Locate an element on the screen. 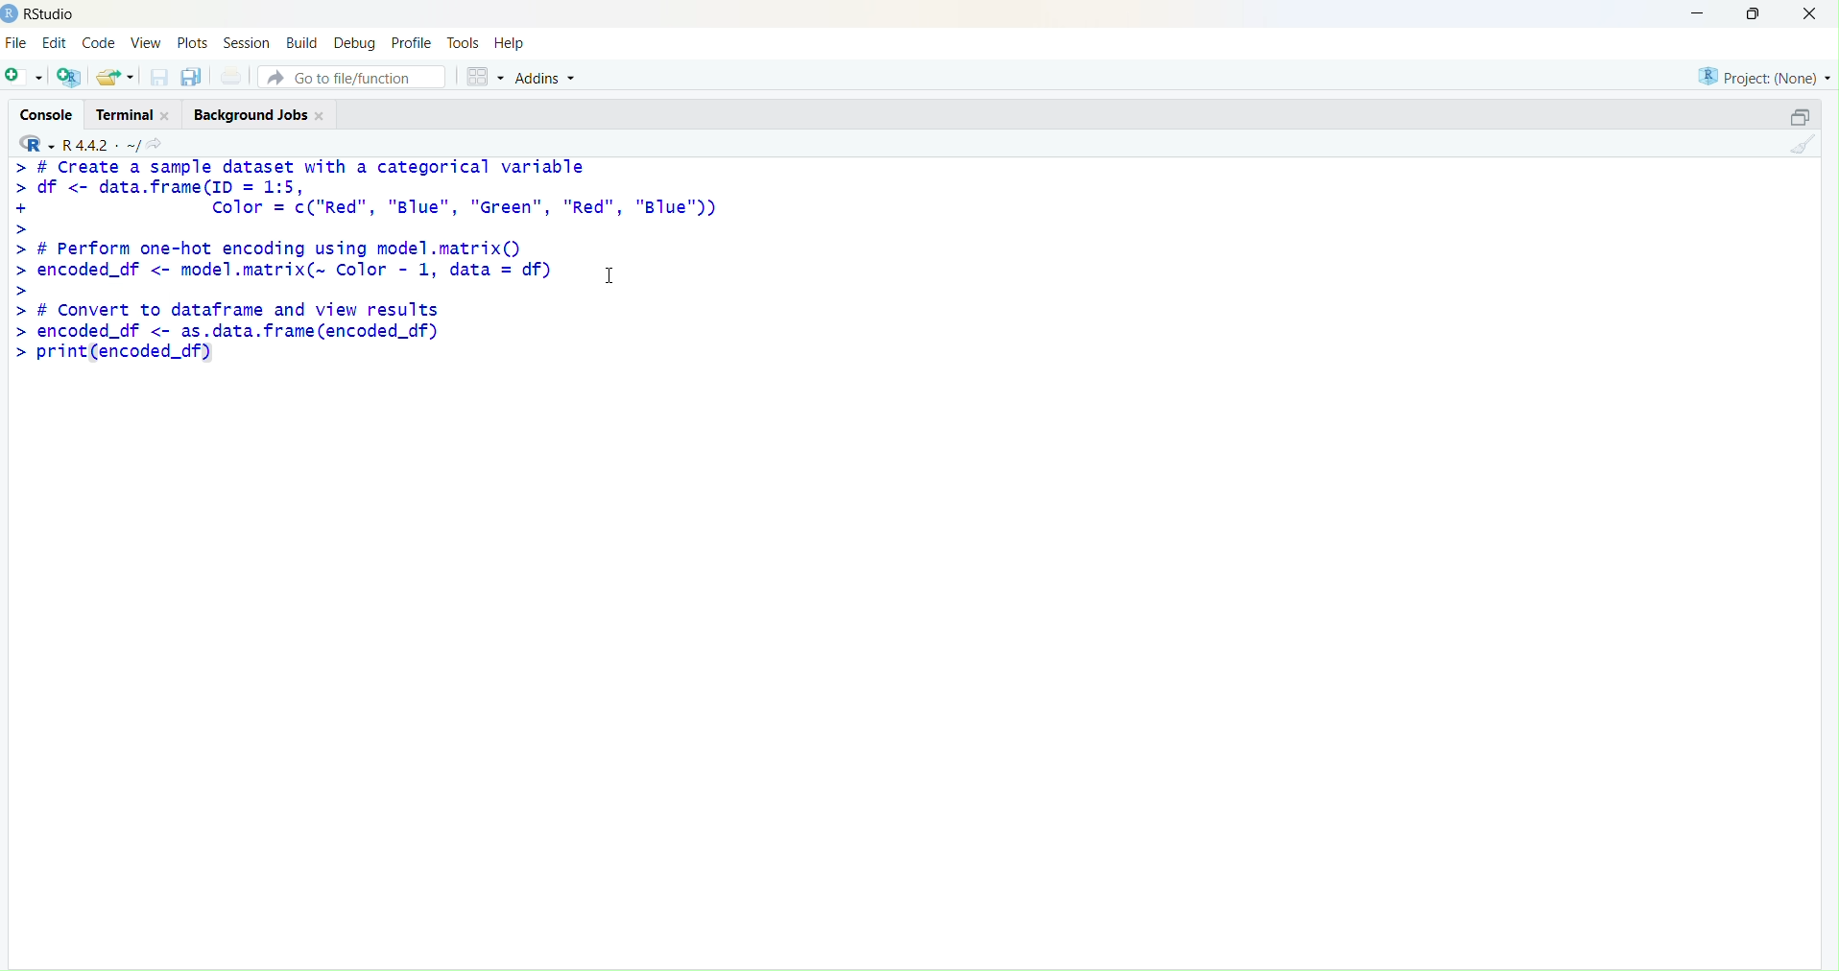  tools is located at coordinates (464, 43).